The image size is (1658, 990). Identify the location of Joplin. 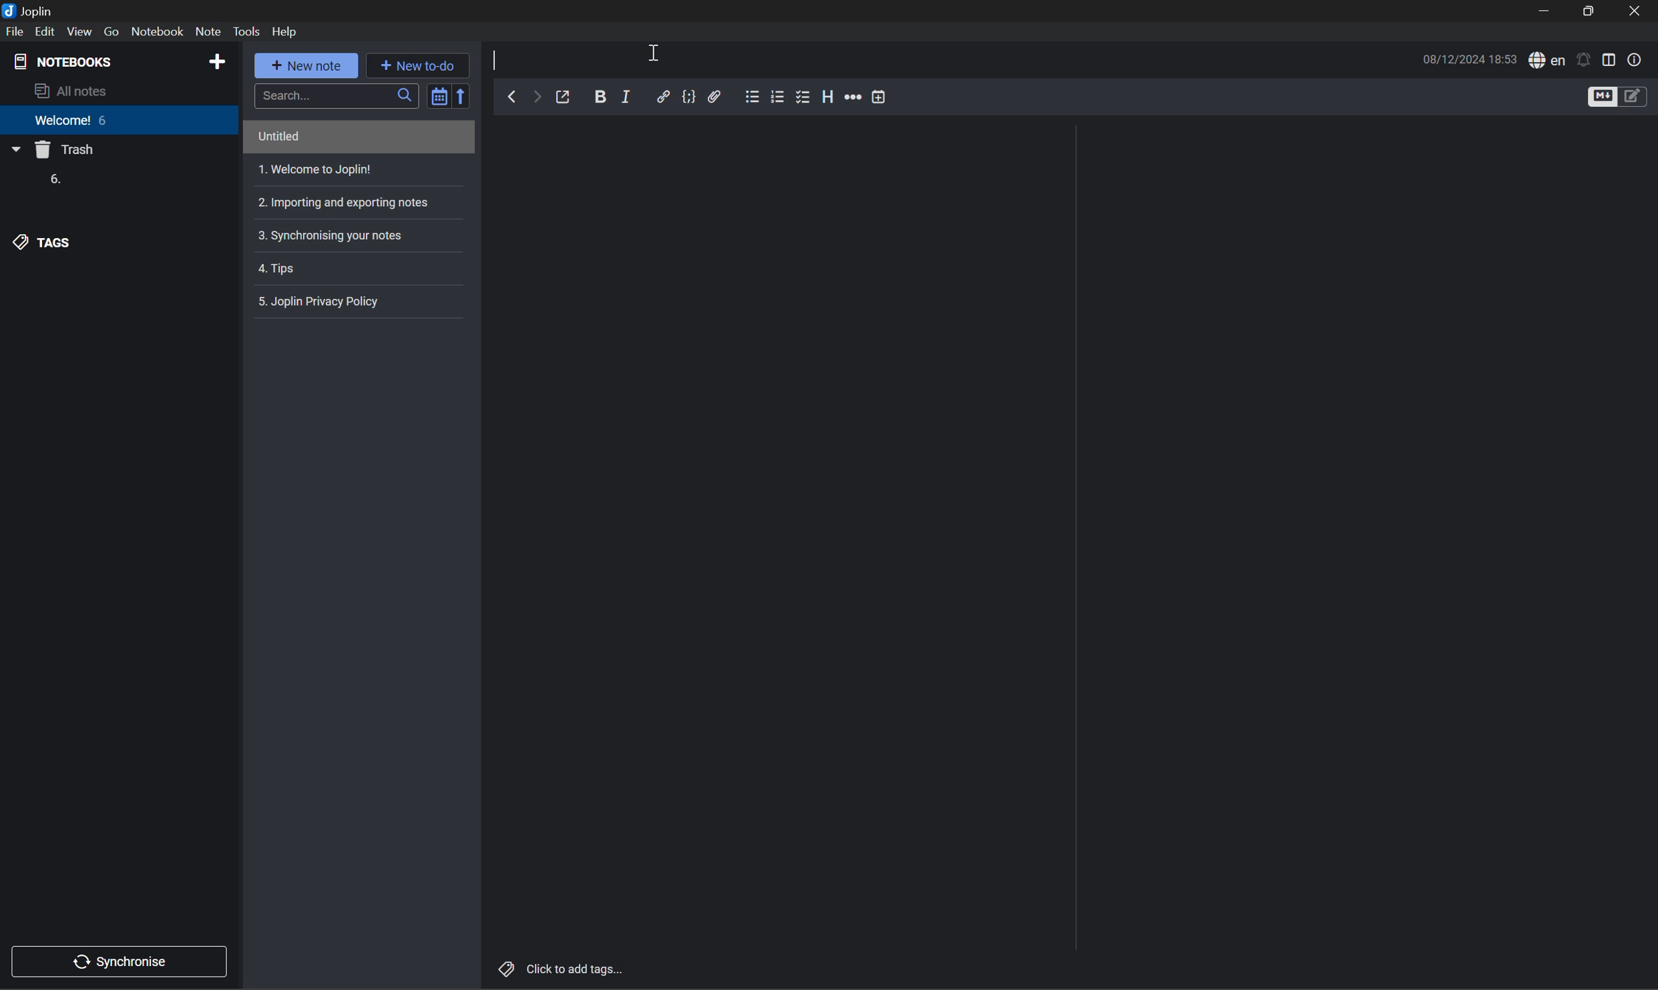
(30, 9).